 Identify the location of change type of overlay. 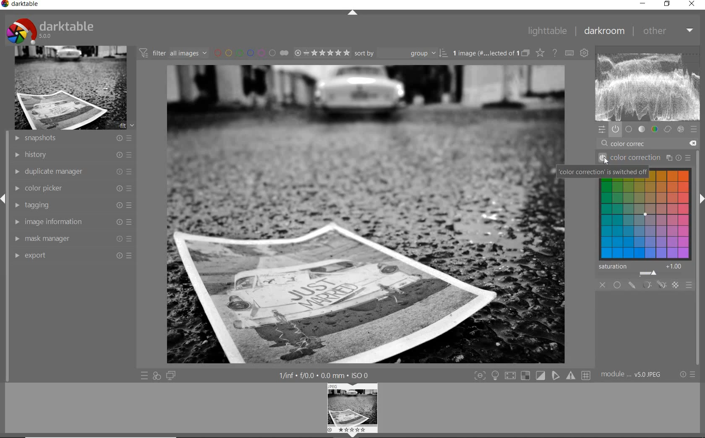
(540, 53).